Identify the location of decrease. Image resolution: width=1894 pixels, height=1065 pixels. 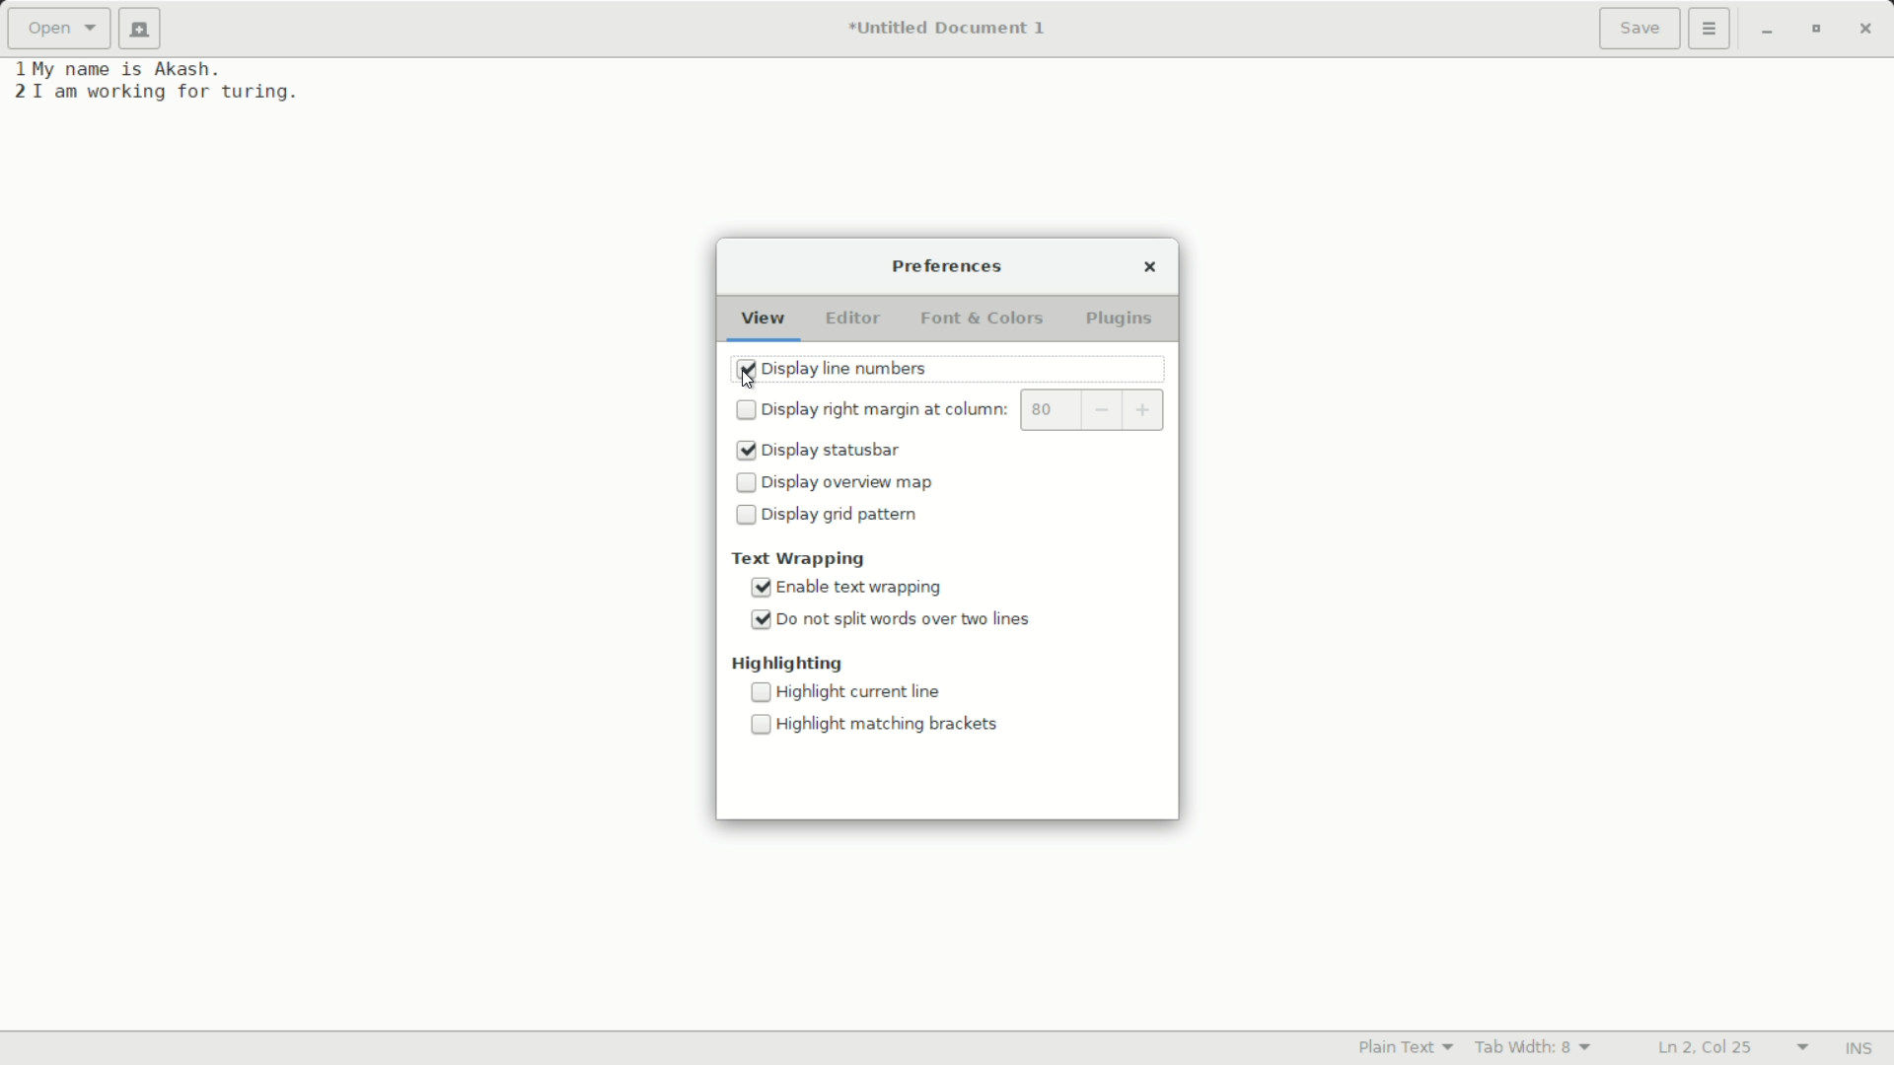
(1103, 410).